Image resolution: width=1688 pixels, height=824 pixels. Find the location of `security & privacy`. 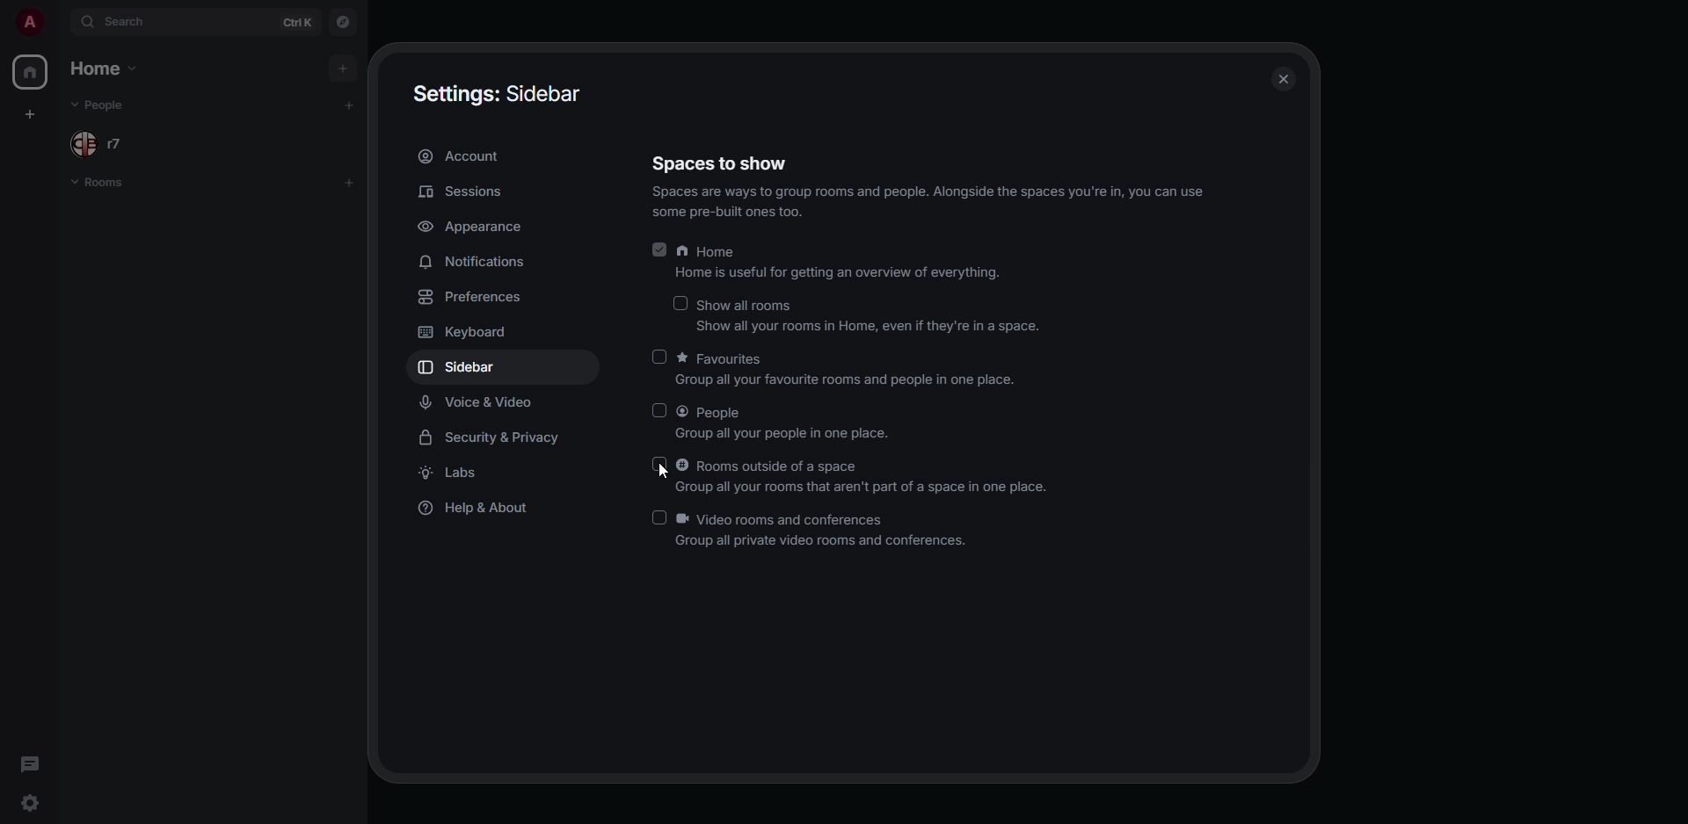

security & privacy is located at coordinates (497, 439).